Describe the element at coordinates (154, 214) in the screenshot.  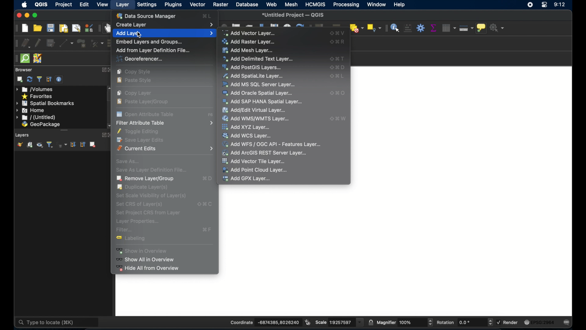
I see `Set Project CRS from layer` at that location.